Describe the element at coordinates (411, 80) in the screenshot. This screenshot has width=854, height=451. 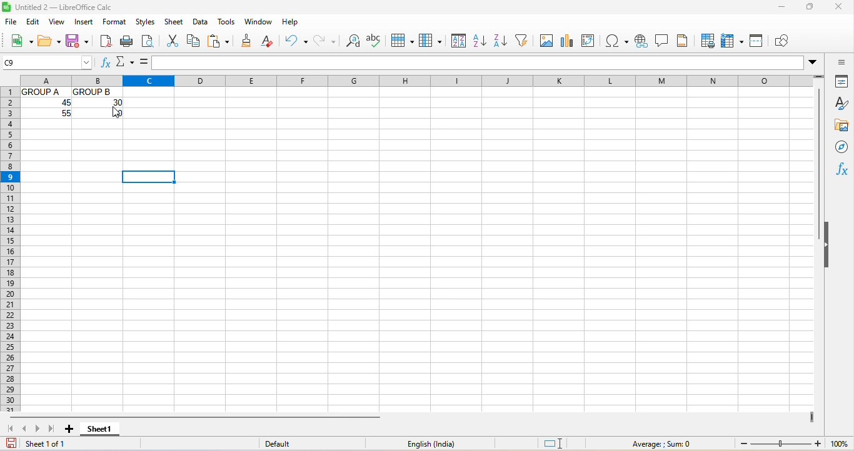
I see `column` at that location.